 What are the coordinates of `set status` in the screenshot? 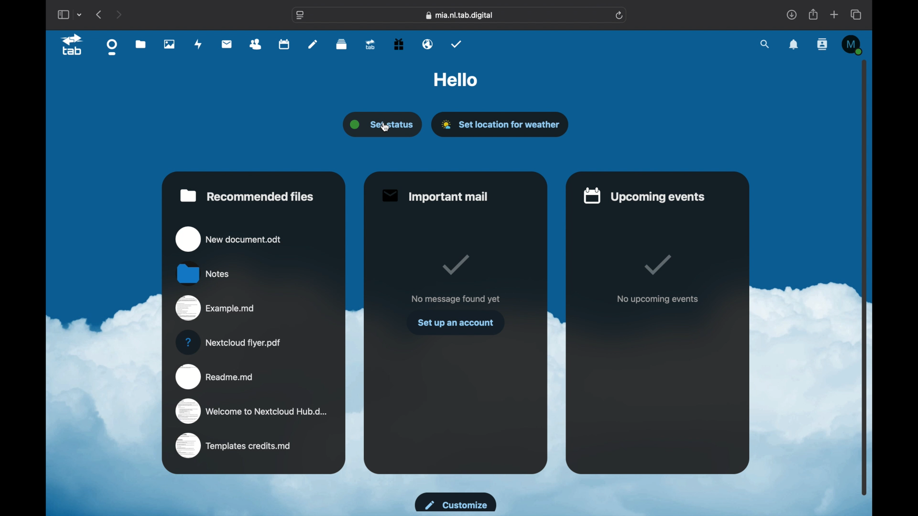 It's located at (381, 125).